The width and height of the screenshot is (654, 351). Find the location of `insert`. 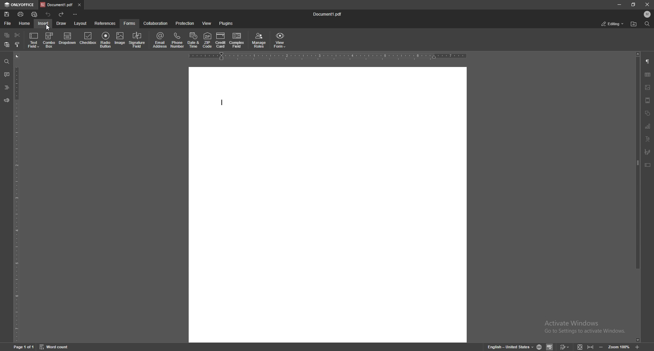

insert is located at coordinates (44, 23).